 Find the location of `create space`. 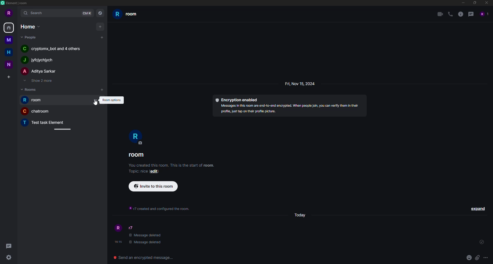

create space is located at coordinates (8, 76).